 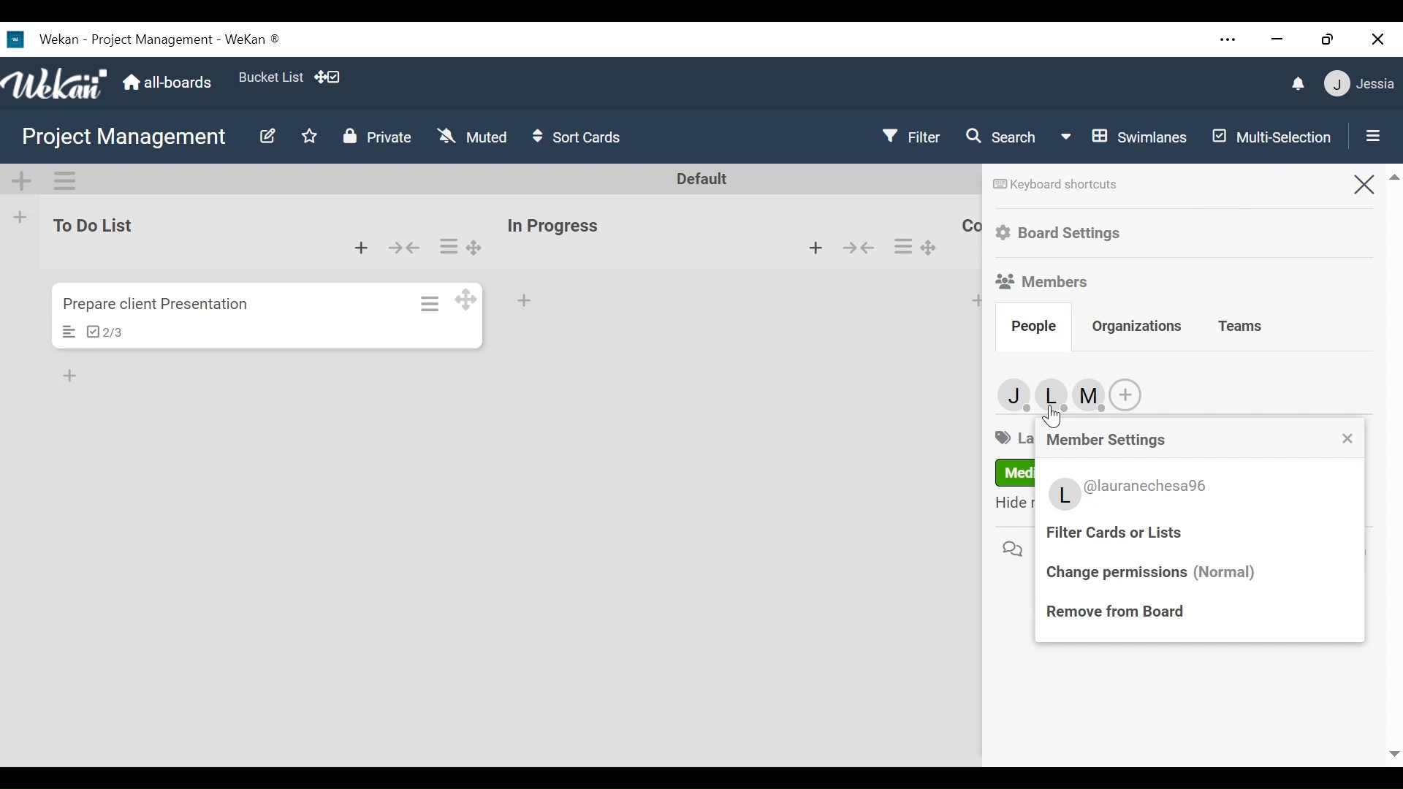 What do you see at coordinates (1240, 327) in the screenshot?
I see `Teams` at bounding box center [1240, 327].